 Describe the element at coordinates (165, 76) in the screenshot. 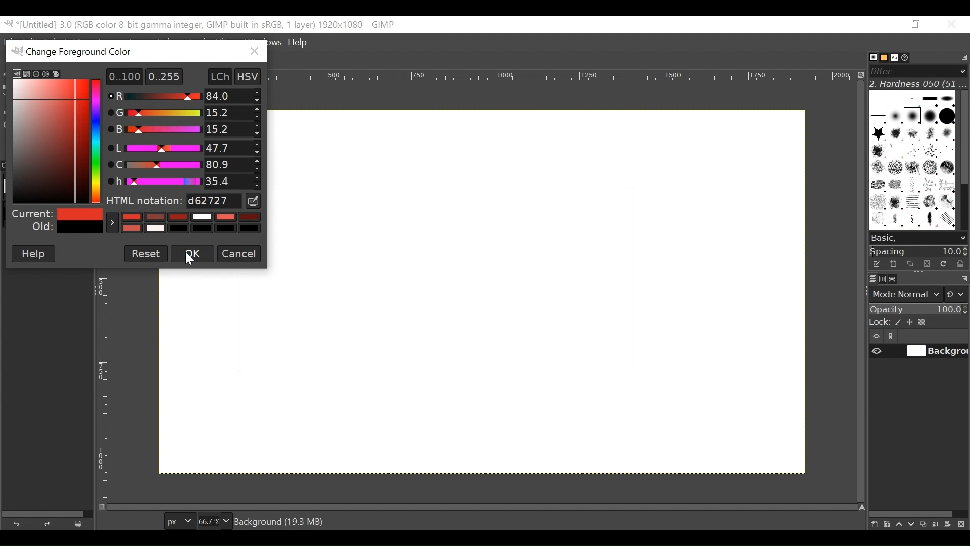

I see `0.255` at that location.